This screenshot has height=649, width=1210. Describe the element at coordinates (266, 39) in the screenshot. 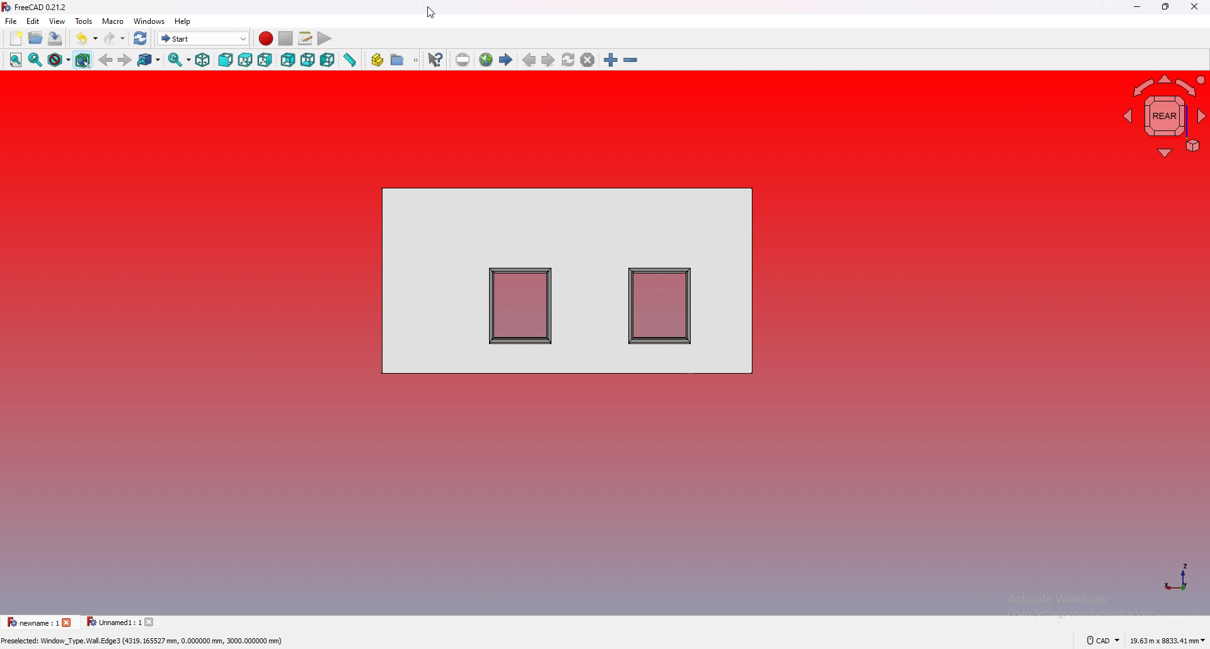

I see `record macro` at that location.